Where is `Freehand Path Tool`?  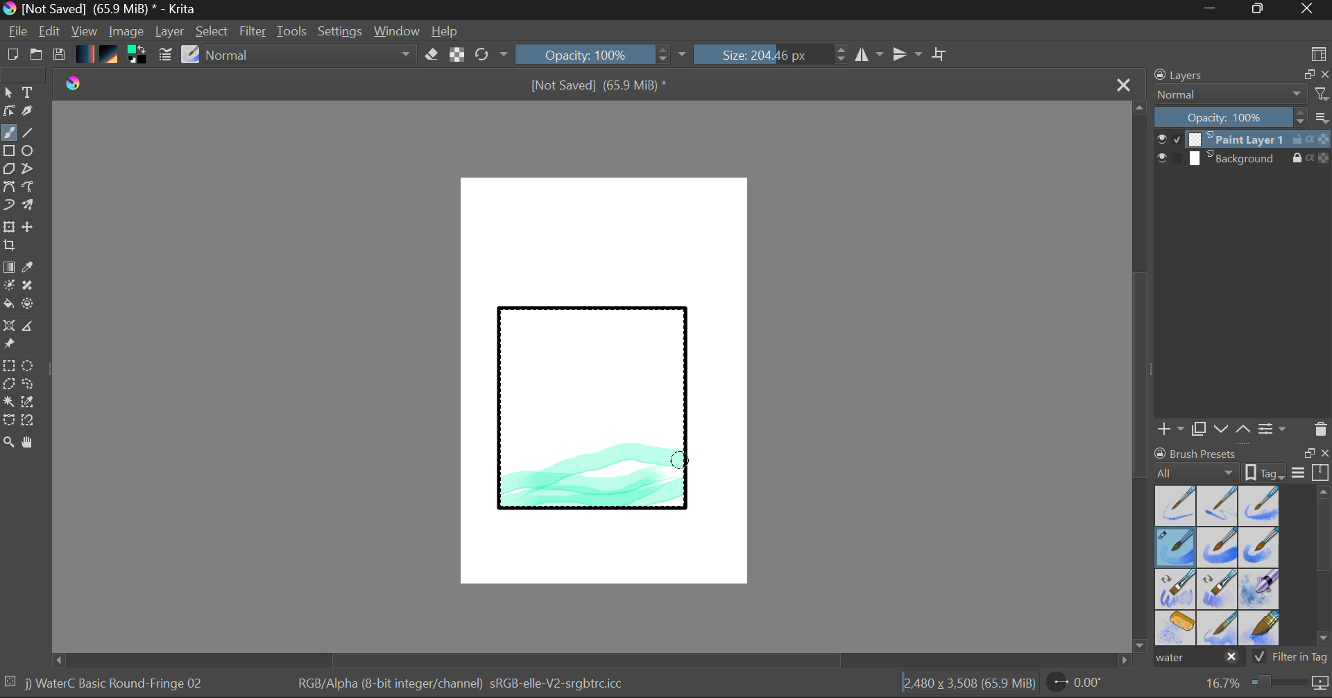 Freehand Path Tool is located at coordinates (27, 188).